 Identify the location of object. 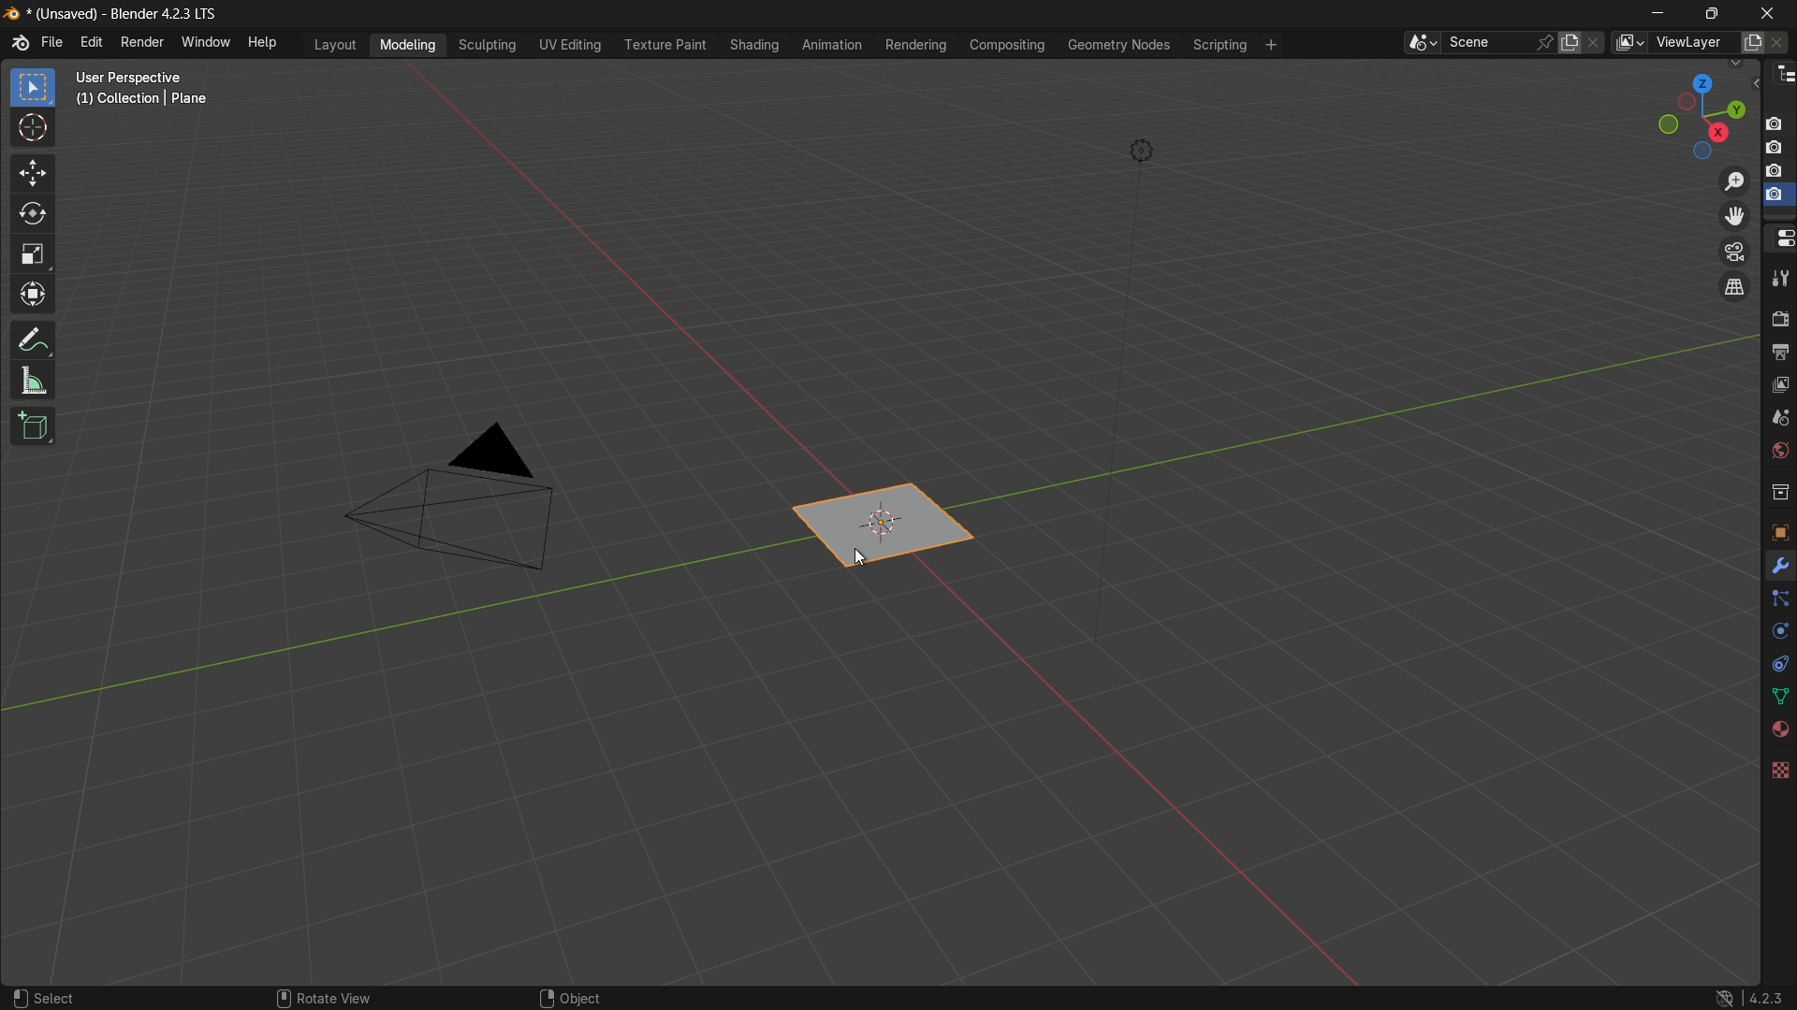
(566, 994).